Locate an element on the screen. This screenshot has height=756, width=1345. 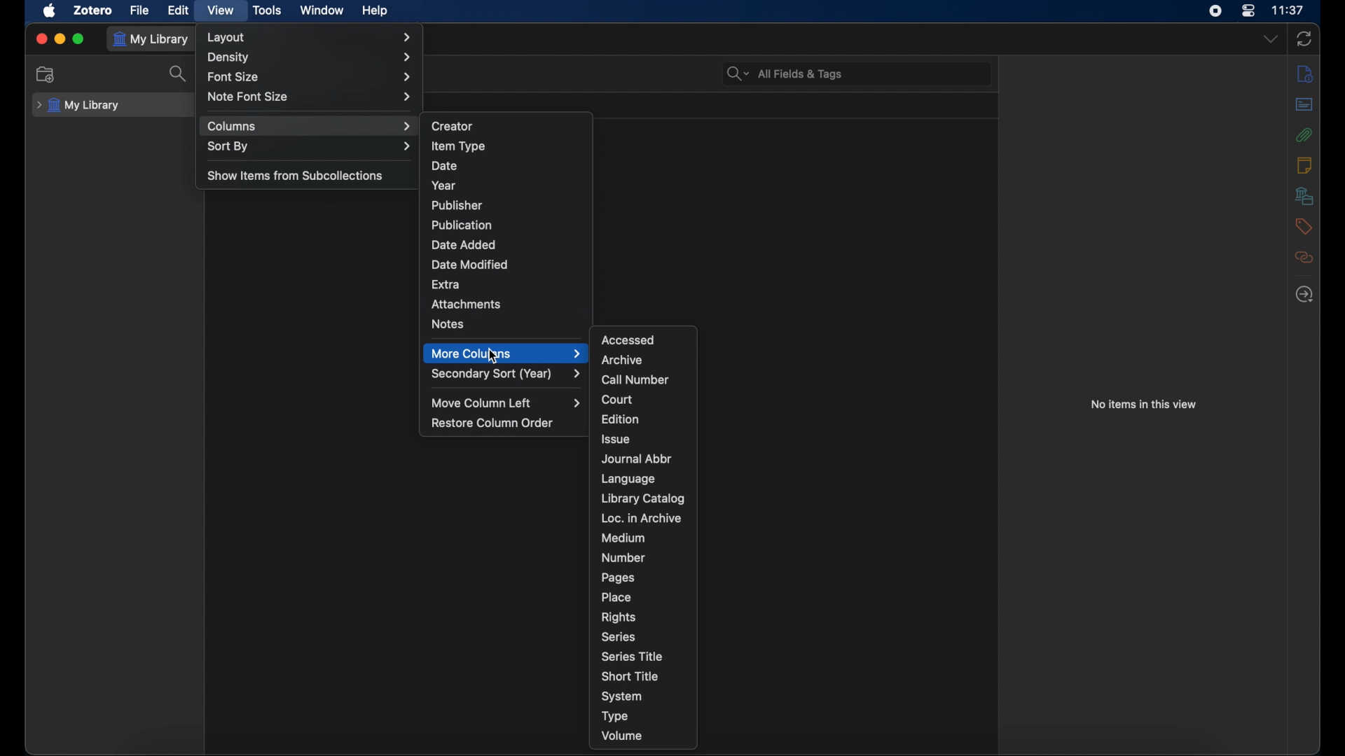
libraries is located at coordinates (1304, 195).